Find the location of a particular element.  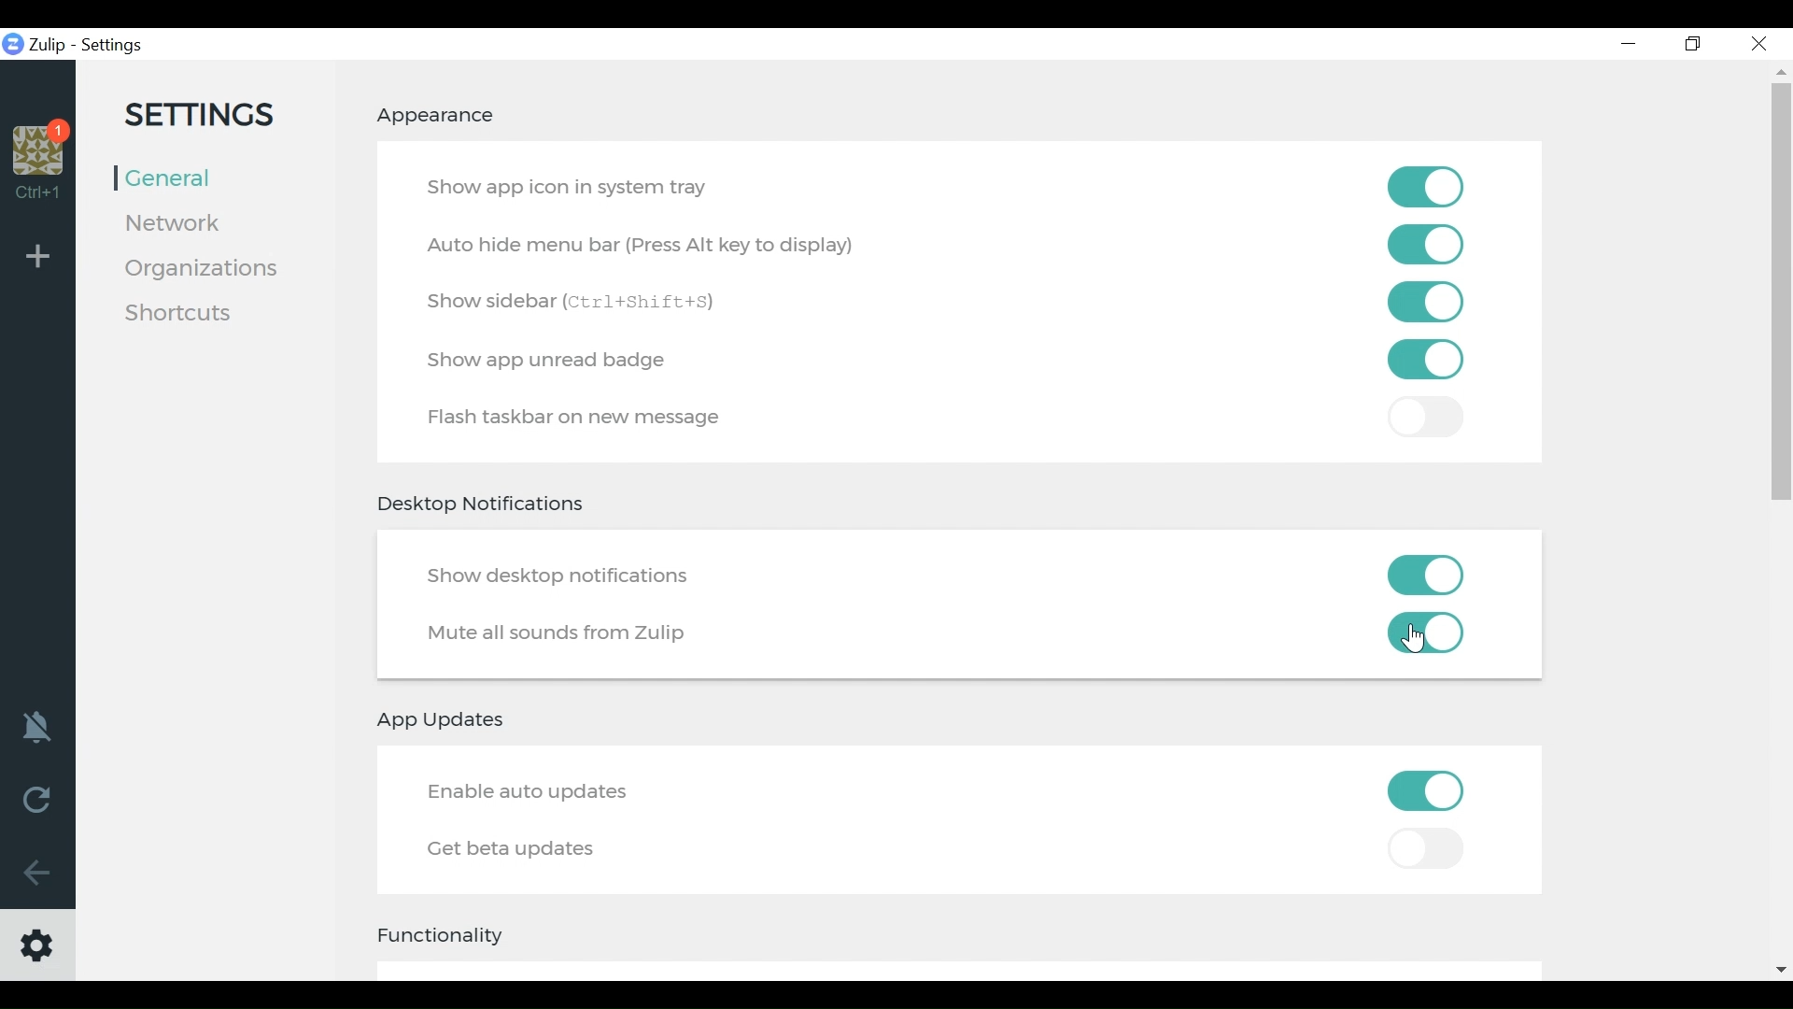

Get better updates is located at coordinates (515, 849).